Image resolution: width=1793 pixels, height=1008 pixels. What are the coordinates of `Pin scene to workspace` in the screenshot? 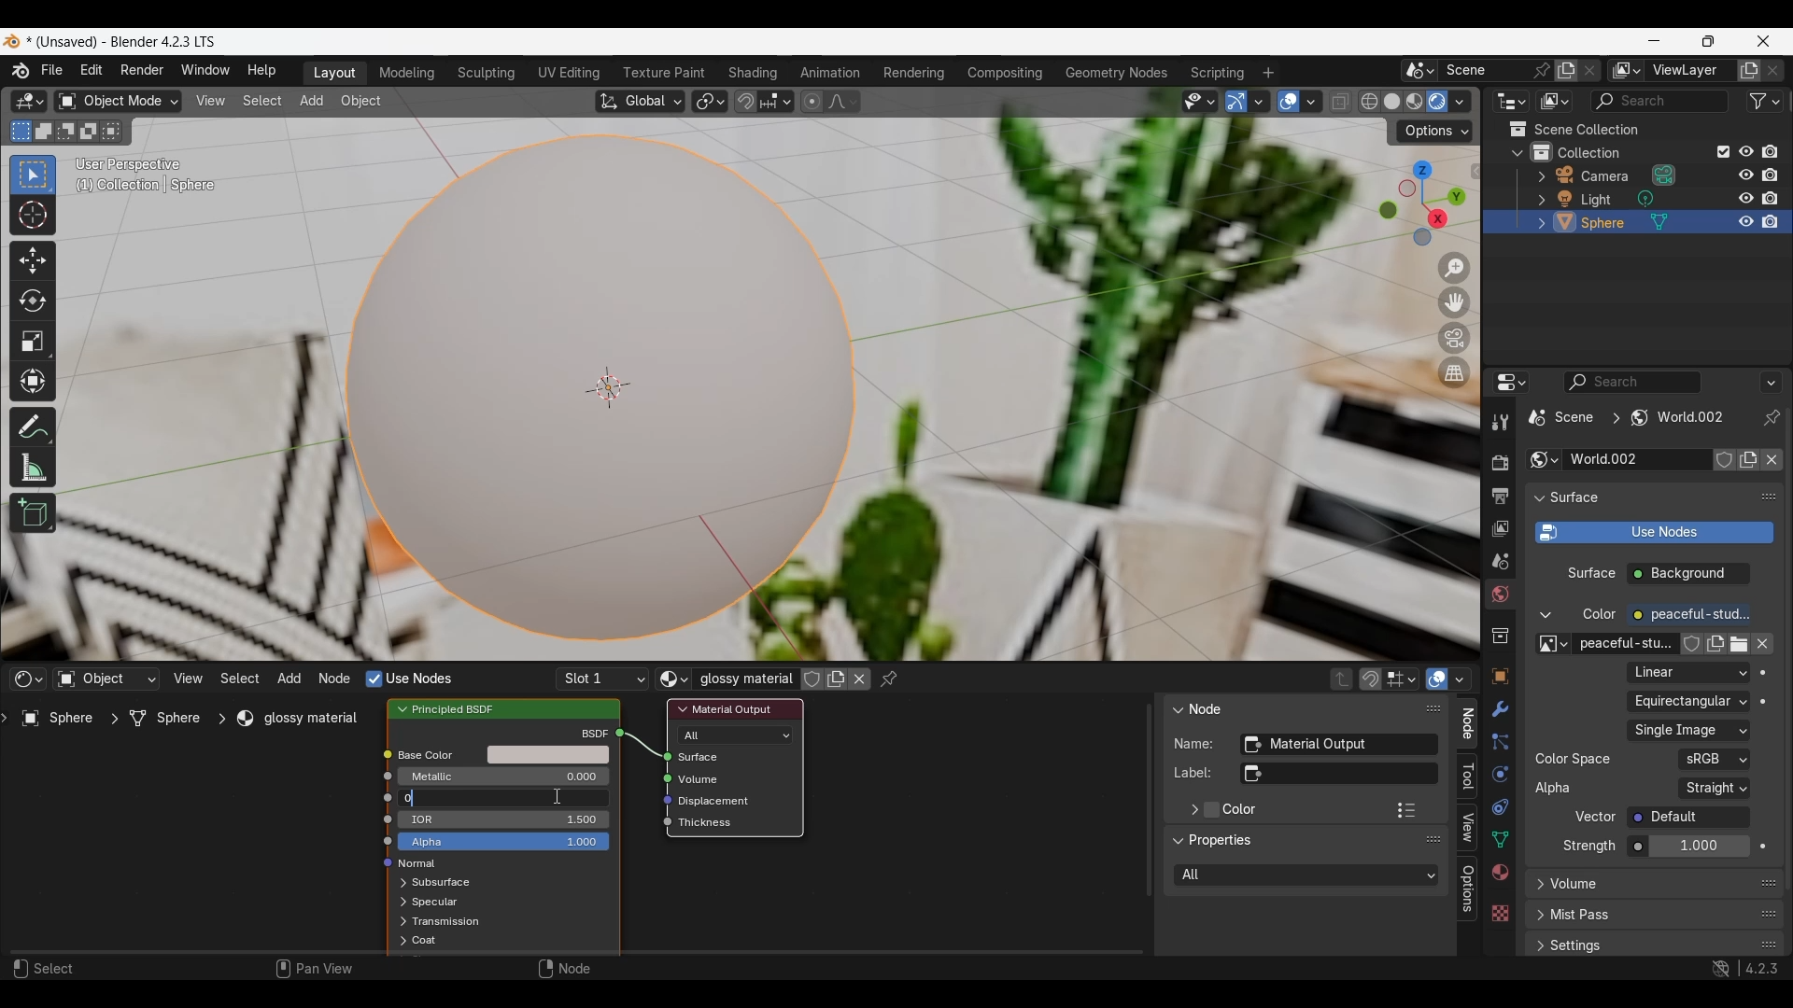 It's located at (1541, 71).